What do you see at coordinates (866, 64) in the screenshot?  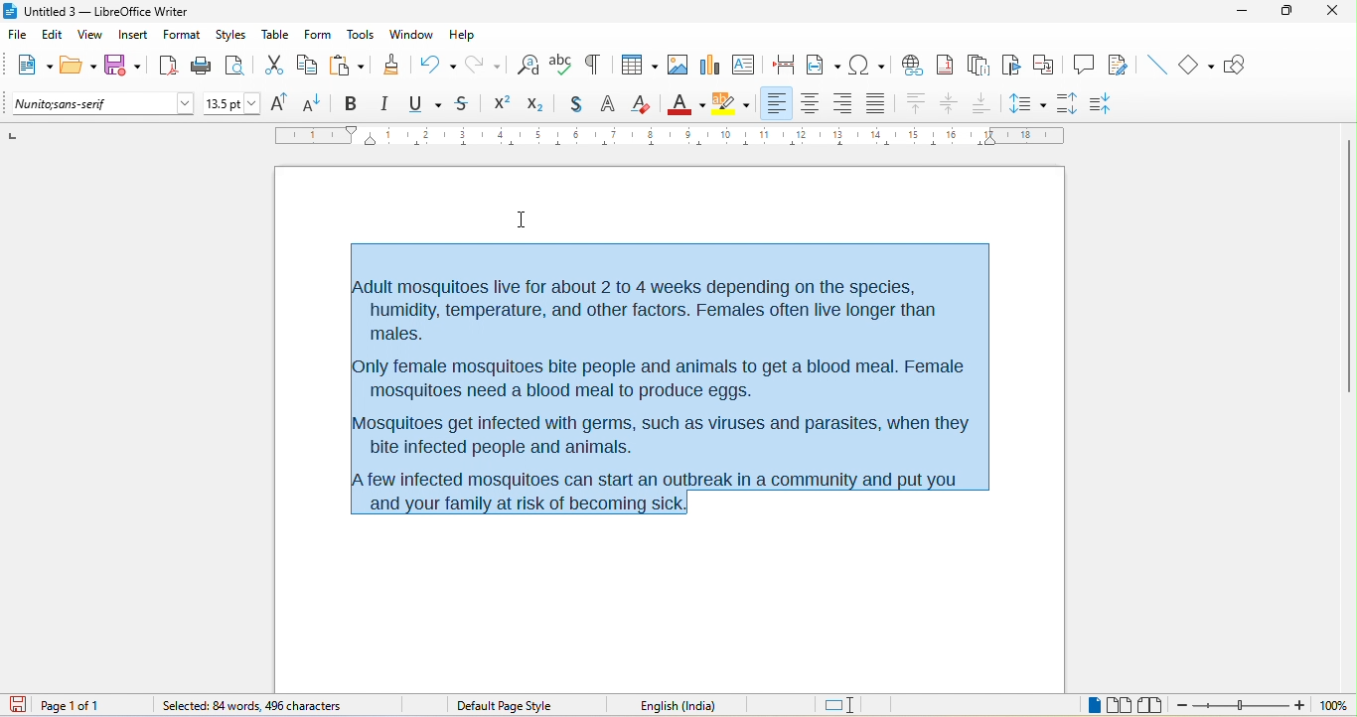 I see `special character` at bounding box center [866, 64].